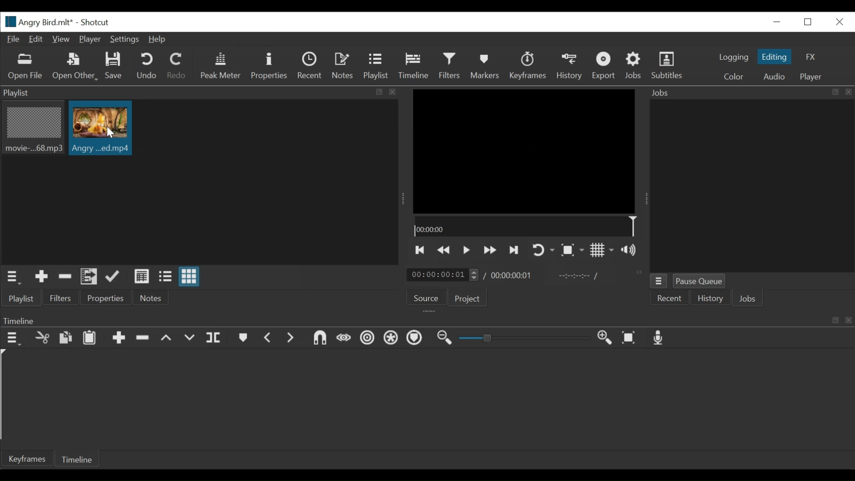  I want to click on Timeline, so click(427, 319).